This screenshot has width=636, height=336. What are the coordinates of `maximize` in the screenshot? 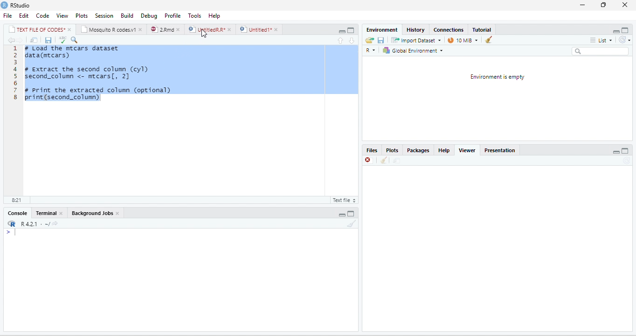 It's located at (352, 213).